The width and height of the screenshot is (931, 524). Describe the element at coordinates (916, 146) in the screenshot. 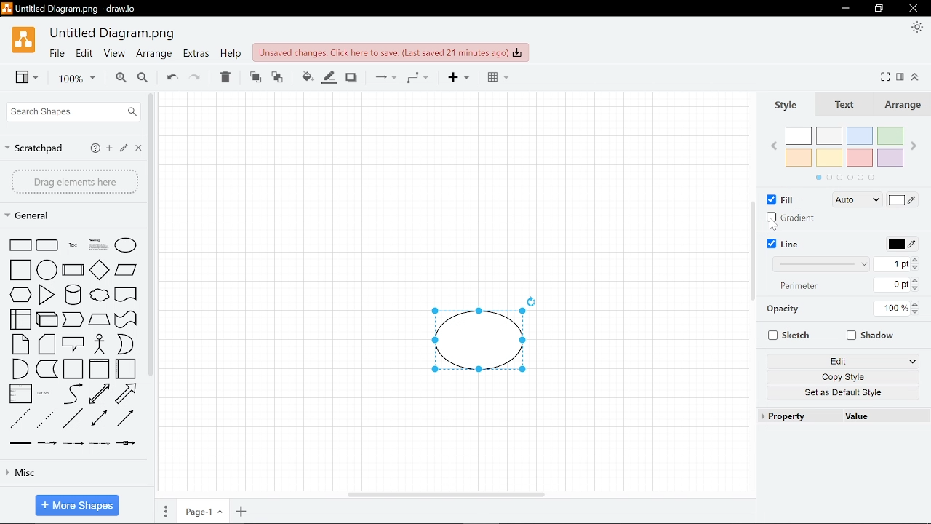

I see `Next Color palette` at that location.